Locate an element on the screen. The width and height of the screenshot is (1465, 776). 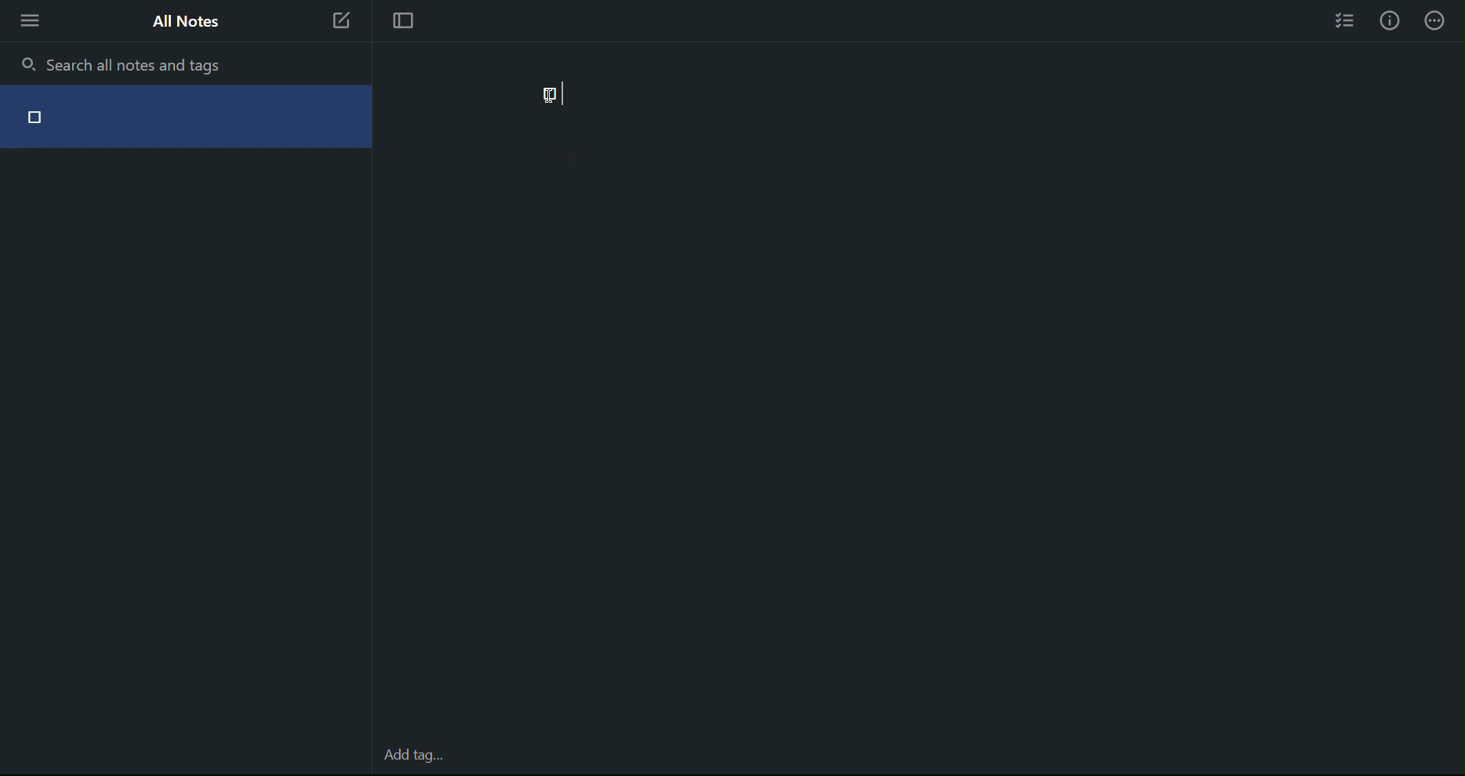
Check Point (unchecked) is located at coordinates (551, 96).